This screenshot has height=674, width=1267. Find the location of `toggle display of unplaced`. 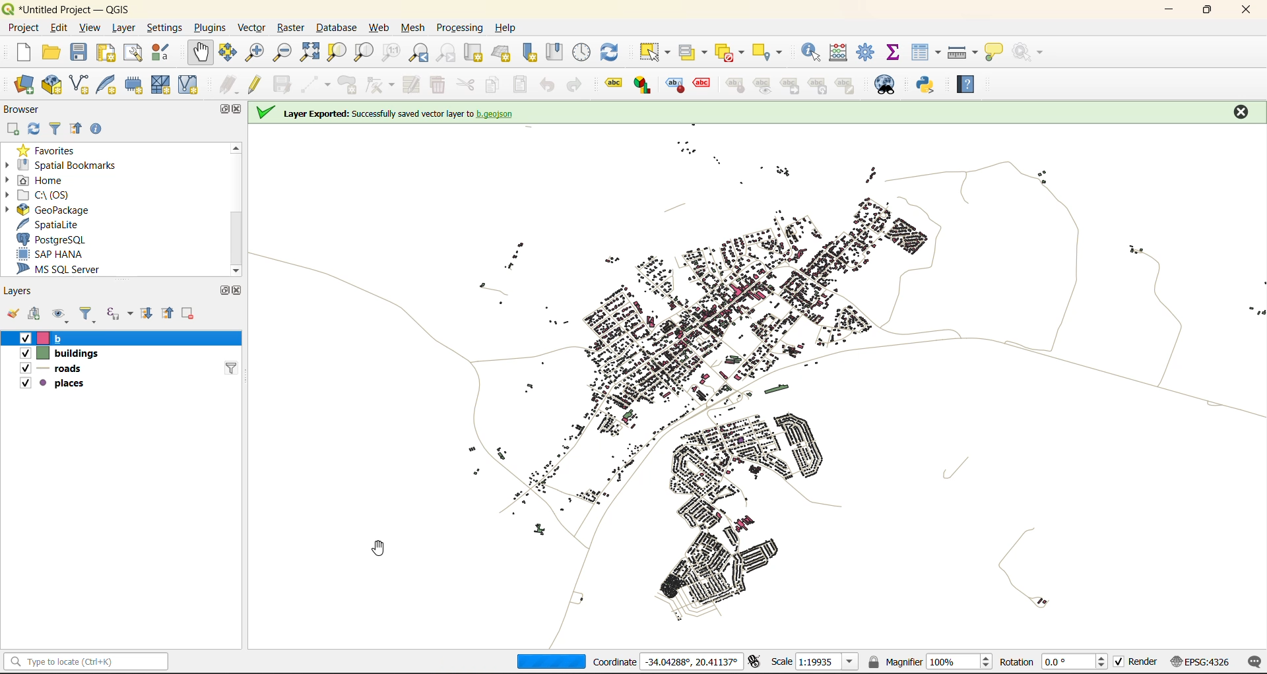

toggle display of unplaced is located at coordinates (703, 86).